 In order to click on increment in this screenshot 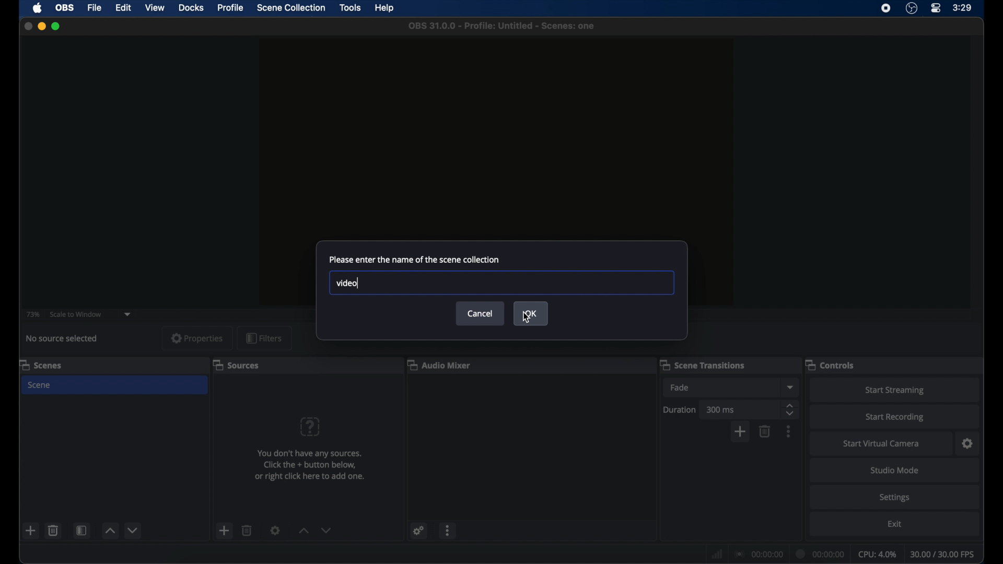, I will do `click(302, 531)`.